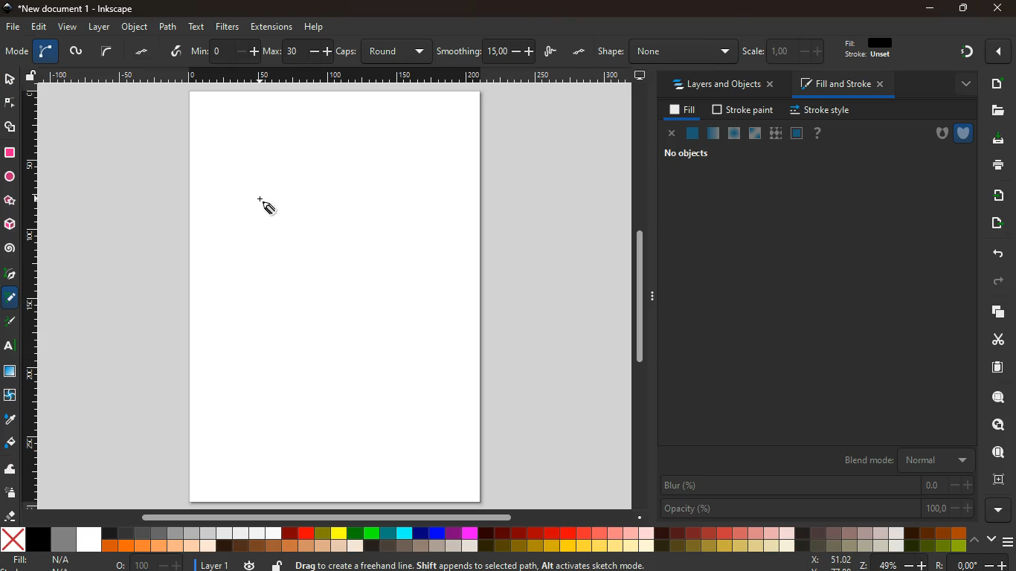  Describe the element at coordinates (170, 26) in the screenshot. I see `path` at that location.